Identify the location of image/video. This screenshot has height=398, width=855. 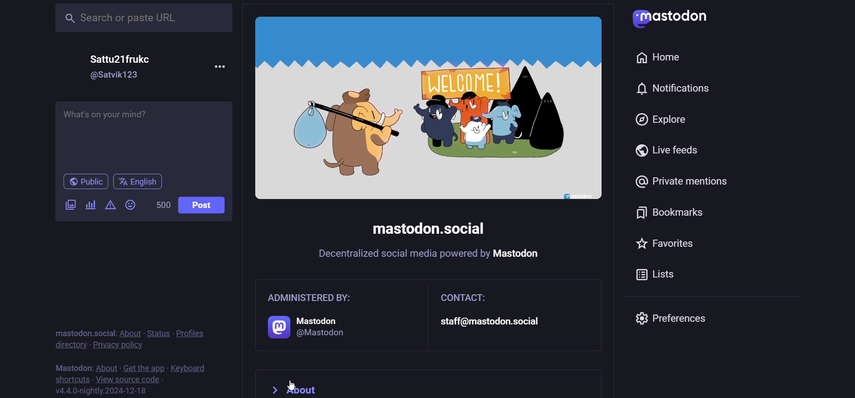
(69, 204).